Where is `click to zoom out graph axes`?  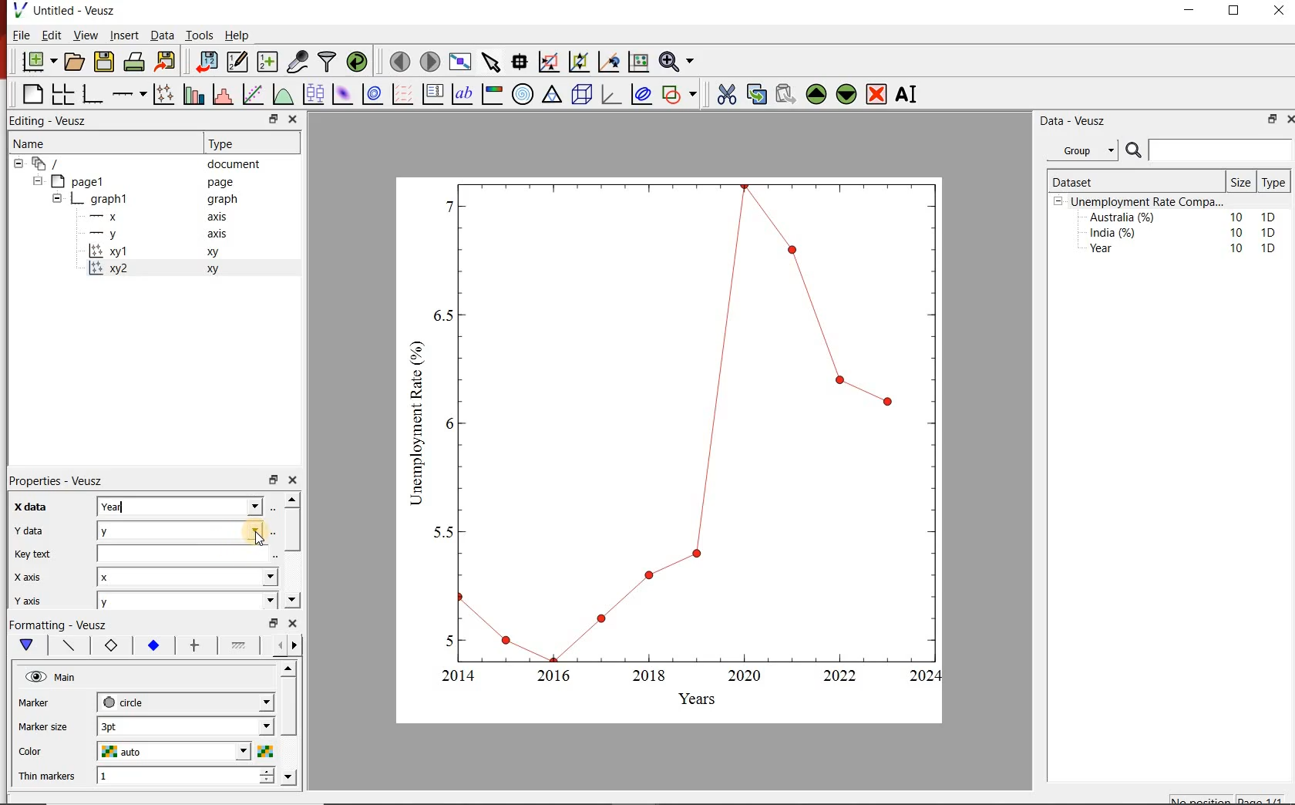 click to zoom out graph axes is located at coordinates (580, 60).